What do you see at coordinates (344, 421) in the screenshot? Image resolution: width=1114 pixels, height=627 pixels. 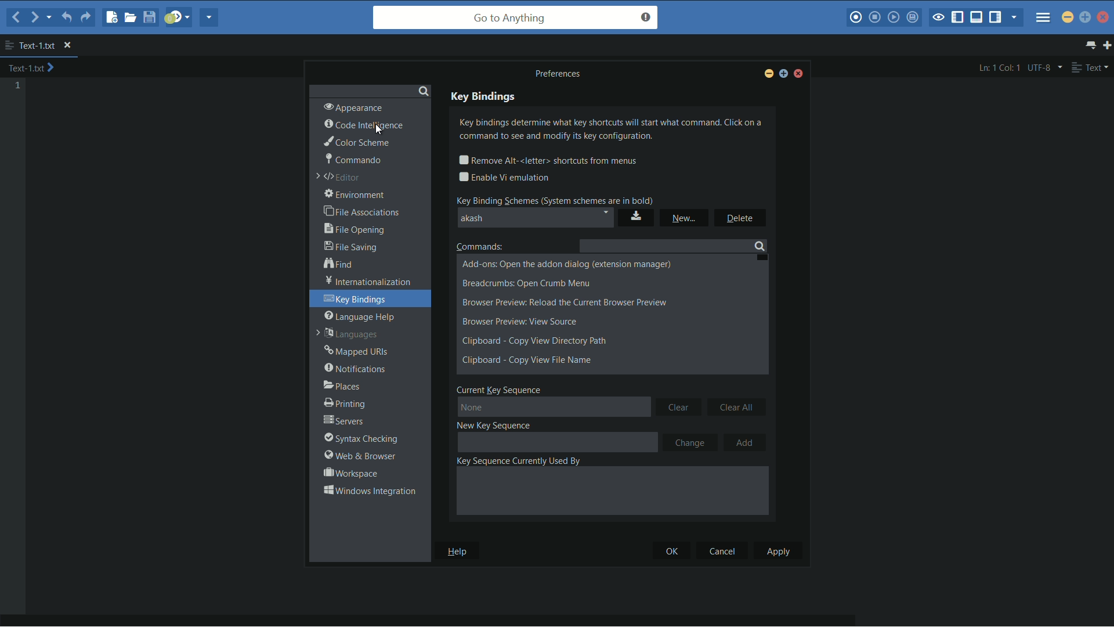 I see `servers` at bounding box center [344, 421].